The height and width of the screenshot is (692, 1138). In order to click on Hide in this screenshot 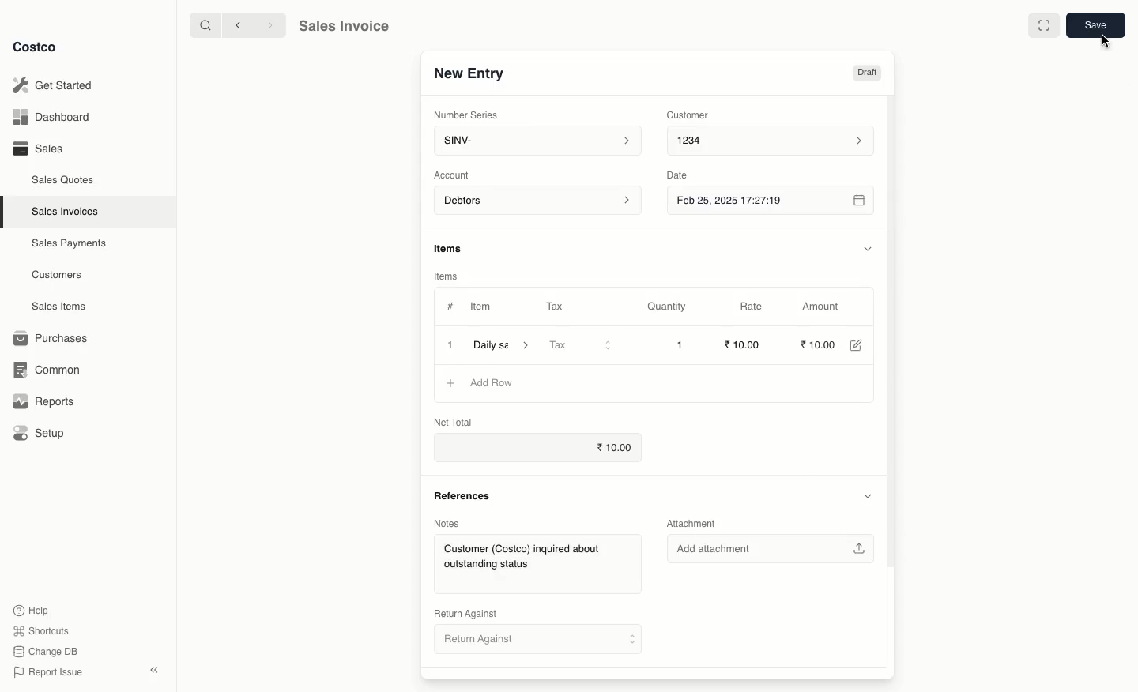, I will do `click(869, 248)`.